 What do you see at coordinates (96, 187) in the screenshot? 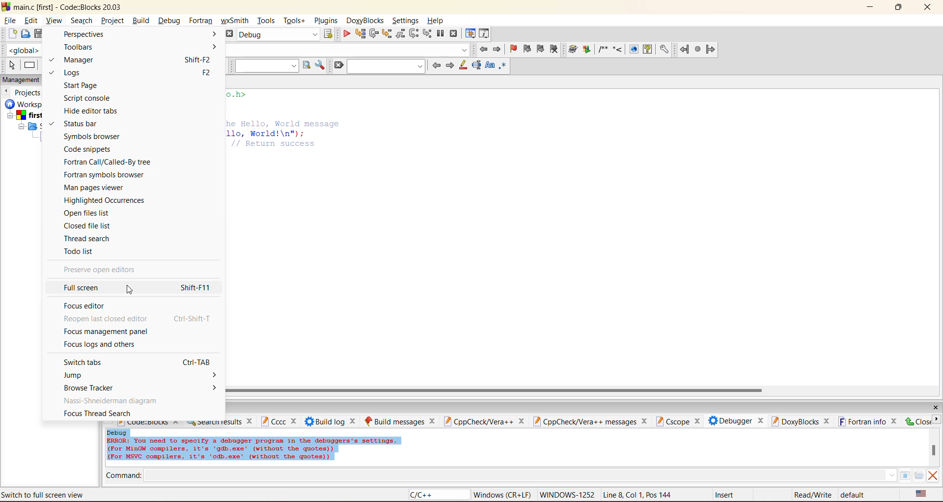
I see `man pages viewer` at bounding box center [96, 187].